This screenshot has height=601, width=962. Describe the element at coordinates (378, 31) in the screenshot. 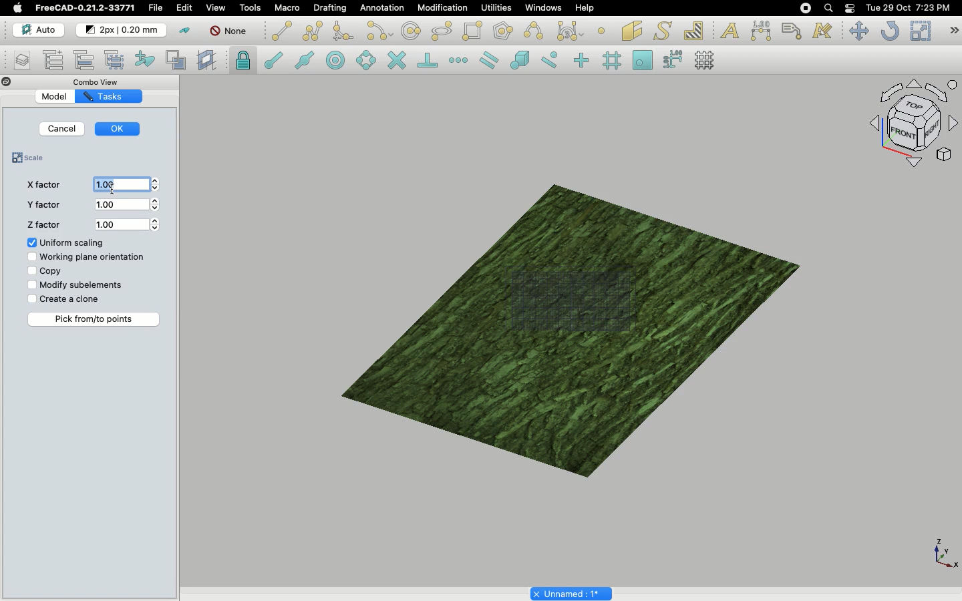

I see `Arc tools` at that location.